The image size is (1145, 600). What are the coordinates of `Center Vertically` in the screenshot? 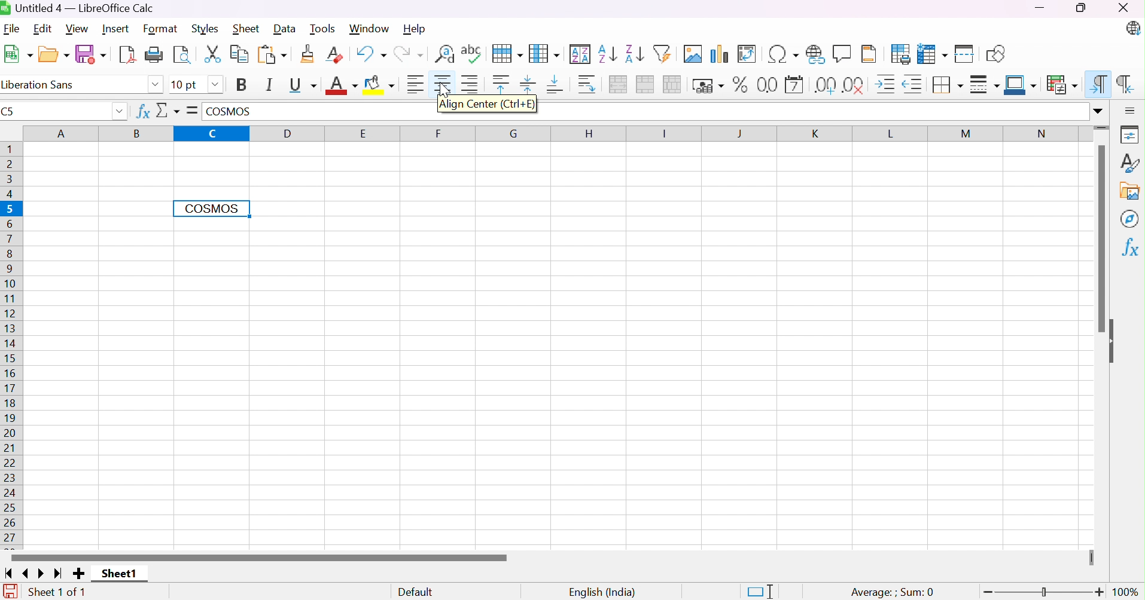 It's located at (528, 85).